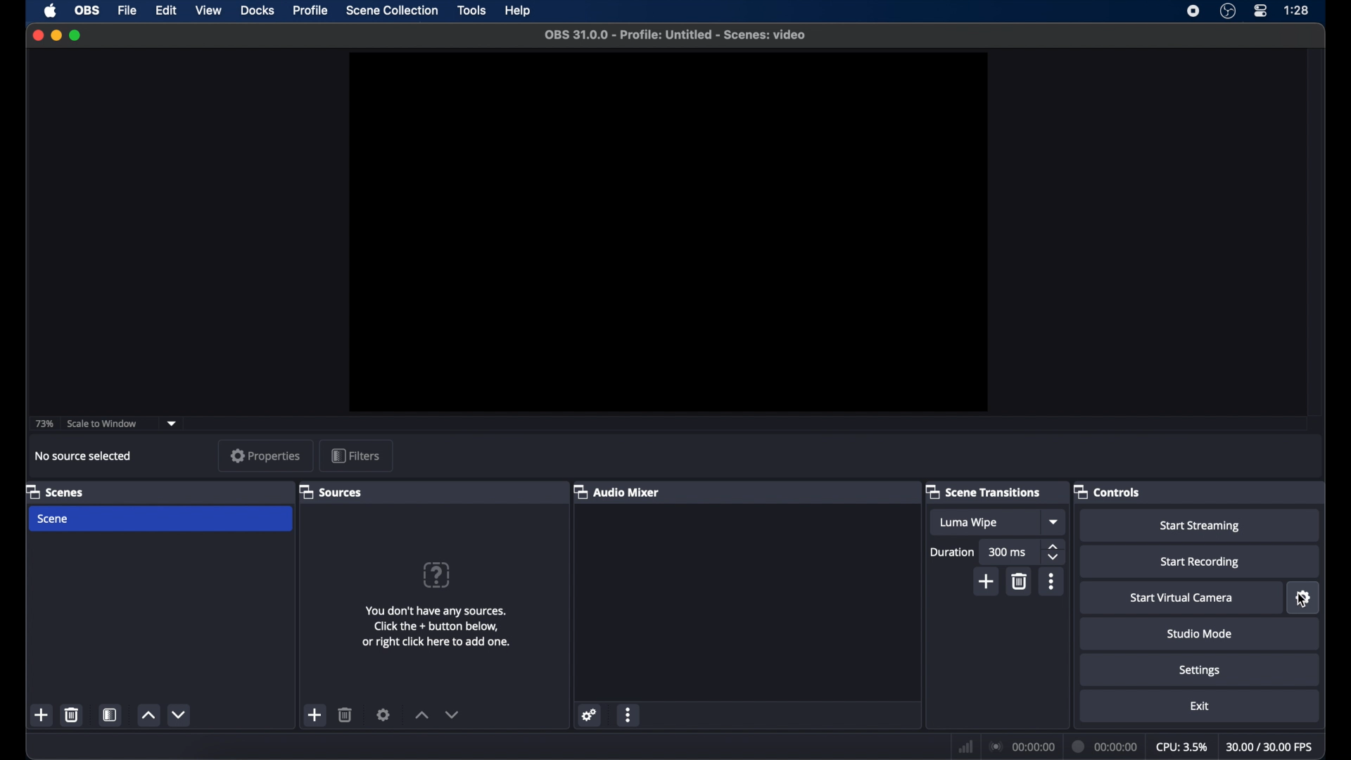  What do you see at coordinates (1200, 633) in the screenshot?
I see `studio mode` at bounding box center [1200, 633].